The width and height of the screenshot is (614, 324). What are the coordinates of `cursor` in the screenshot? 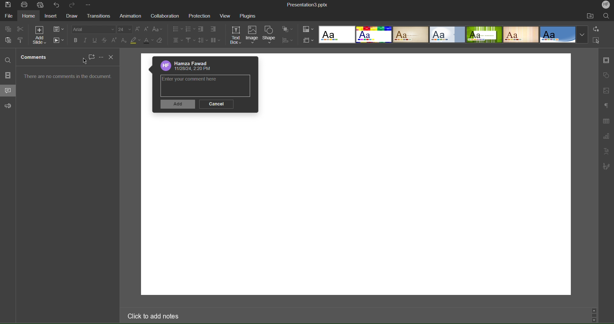 It's located at (84, 61).